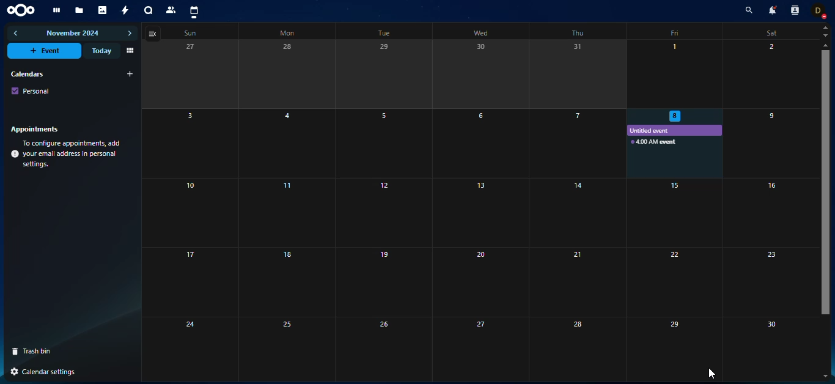 The image size is (835, 384). Describe the element at coordinates (173, 347) in the screenshot. I see `24` at that location.